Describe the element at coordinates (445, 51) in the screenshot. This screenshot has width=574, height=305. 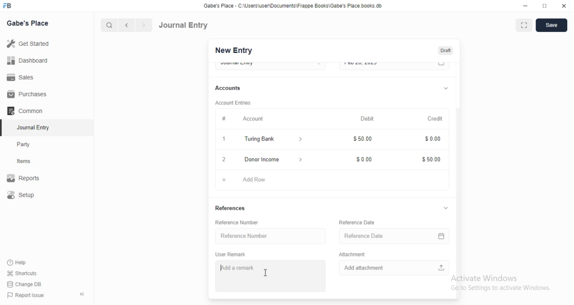
I see `draft` at that location.